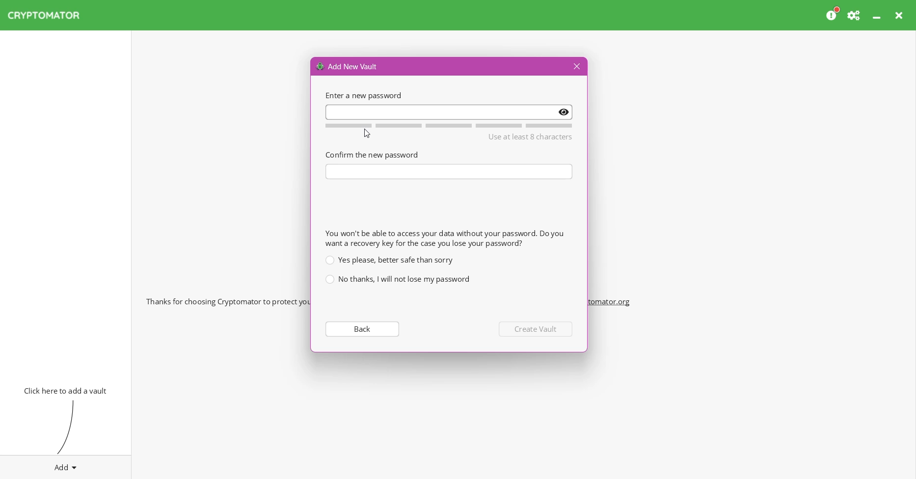 This screenshot has width=916, height=479. I want to click on Next, so click(537, 329).